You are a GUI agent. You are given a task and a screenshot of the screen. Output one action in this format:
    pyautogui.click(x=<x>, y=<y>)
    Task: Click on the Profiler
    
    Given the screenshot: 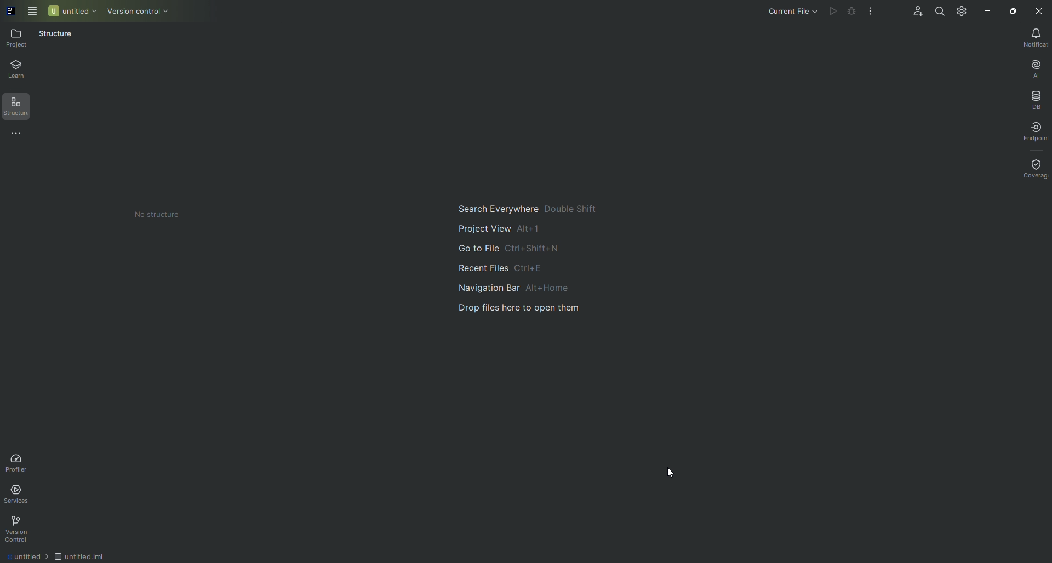 What is the action you would take?
    pyautogui.click(x=16, y=461)
    